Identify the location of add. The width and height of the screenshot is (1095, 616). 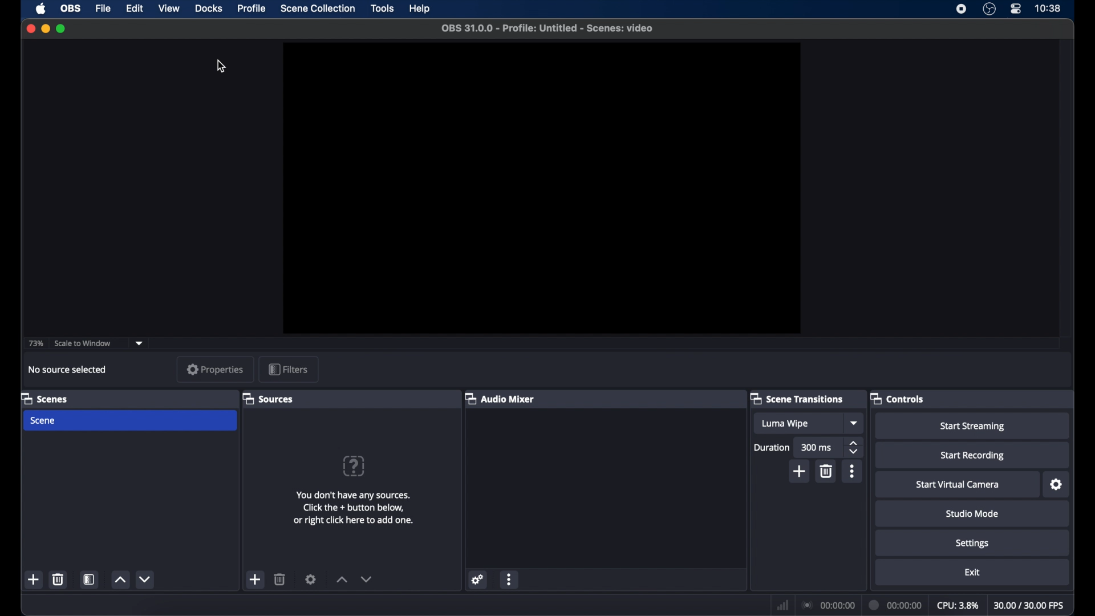
(34, 580).